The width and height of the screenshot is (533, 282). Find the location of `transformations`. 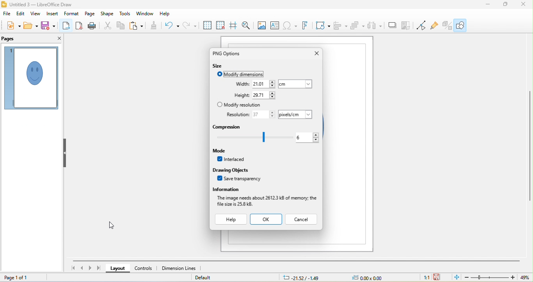

transformations is located at coordinates (323, 26).